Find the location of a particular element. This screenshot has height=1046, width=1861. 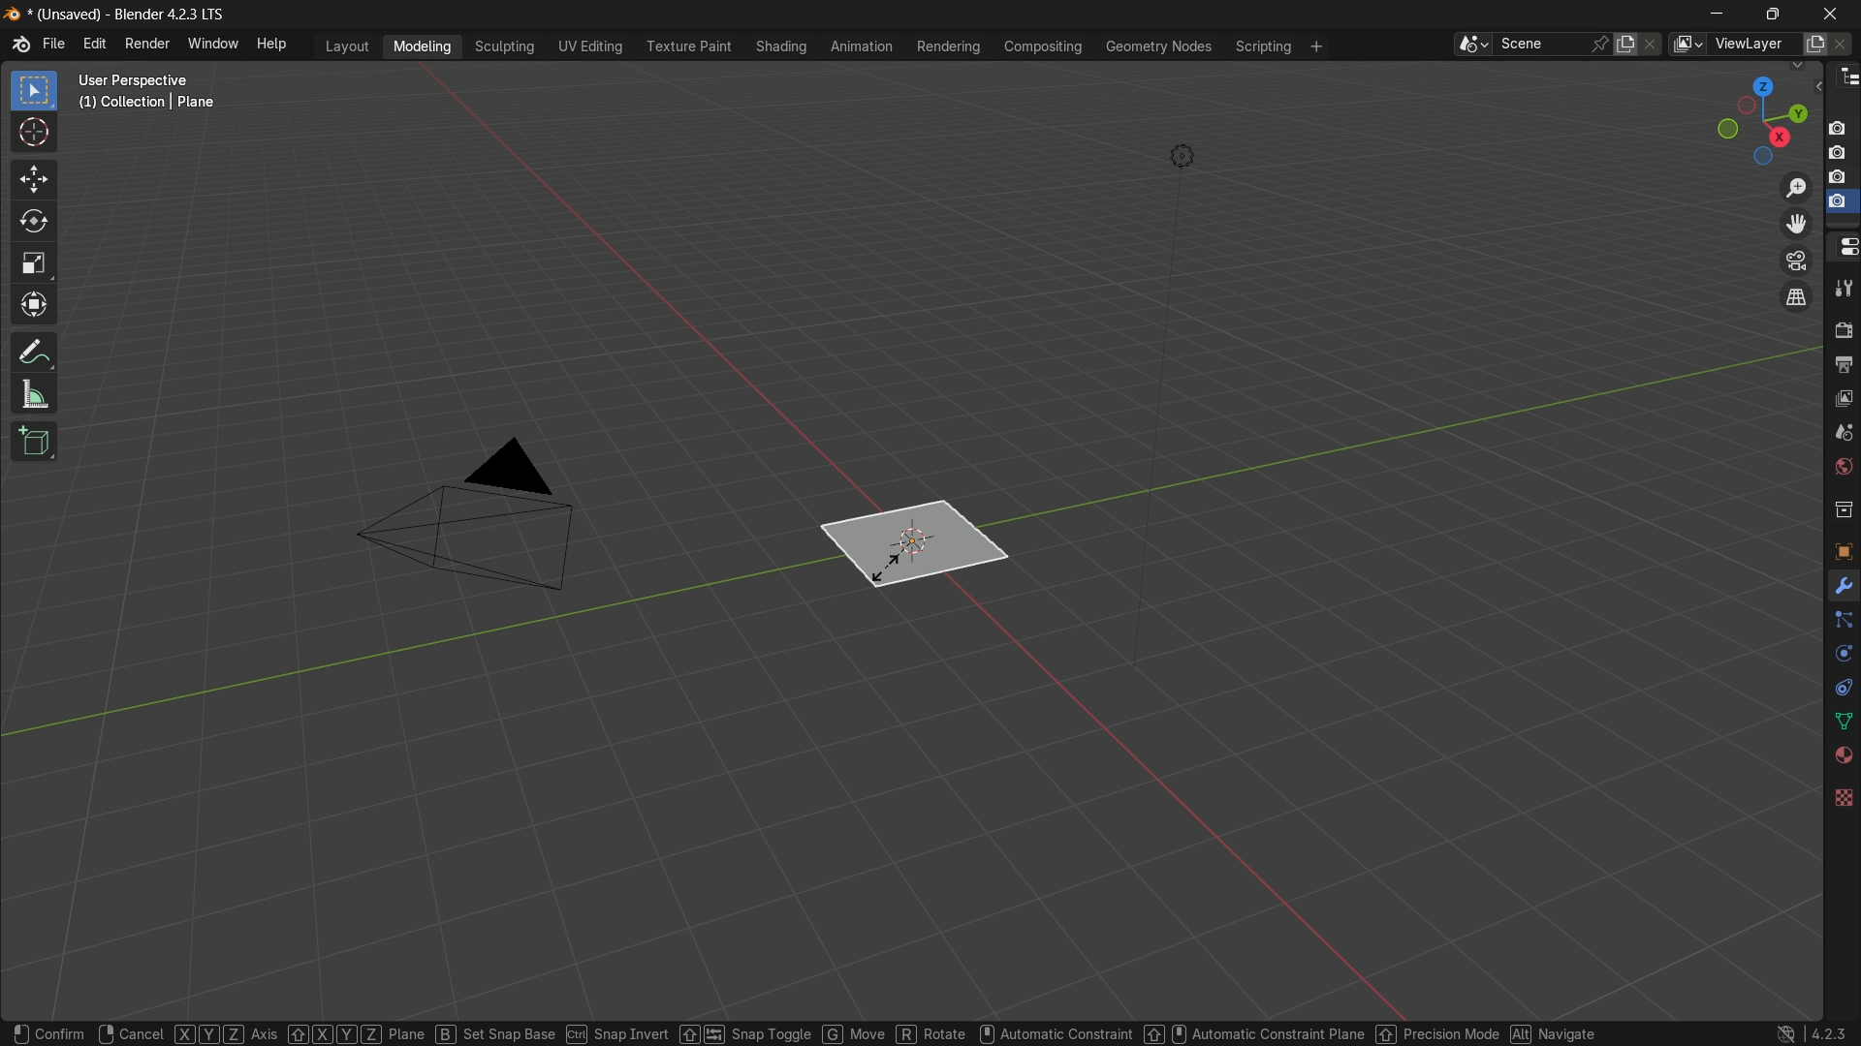

sculpting is located at coordinates (505, 47).